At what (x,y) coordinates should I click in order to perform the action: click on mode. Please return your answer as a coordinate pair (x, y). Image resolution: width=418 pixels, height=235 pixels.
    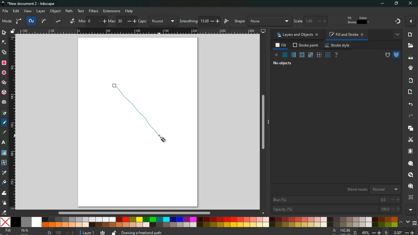
    Looking at the image, I should click on (7, 22).